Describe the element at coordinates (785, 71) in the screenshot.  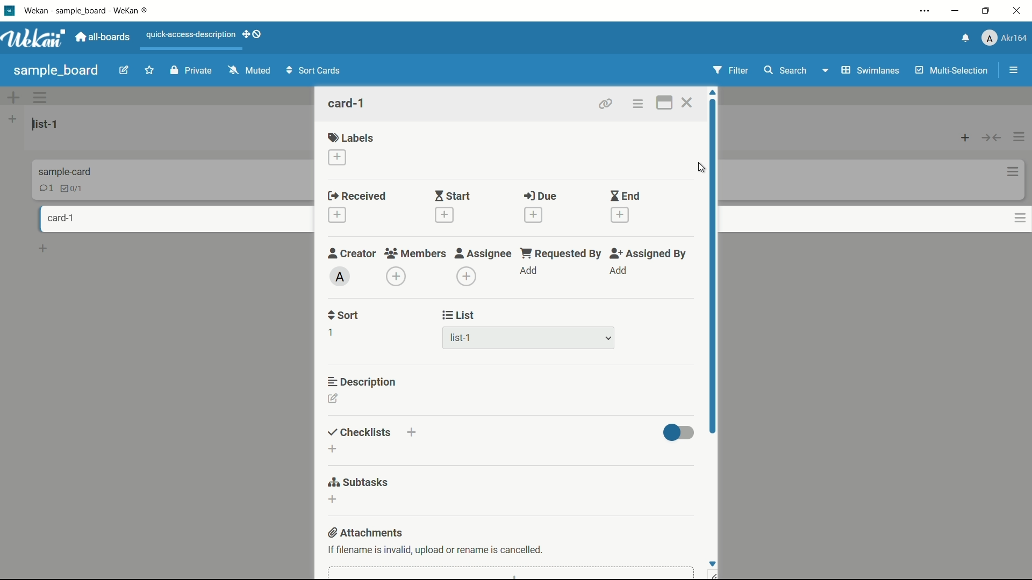
I see `search` at that location.